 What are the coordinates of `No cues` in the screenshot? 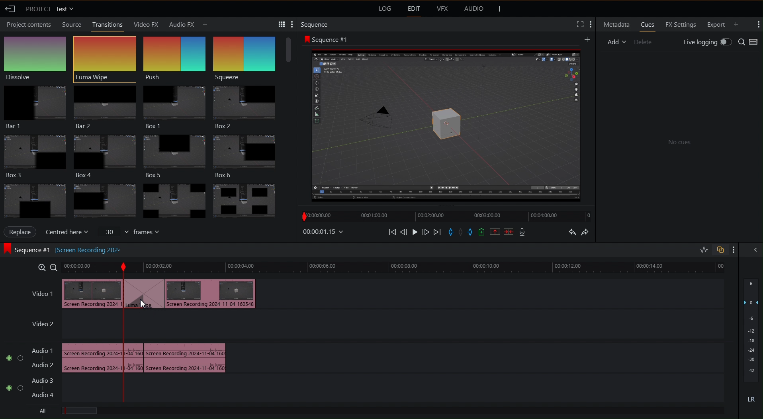 It's located at (678, 141).